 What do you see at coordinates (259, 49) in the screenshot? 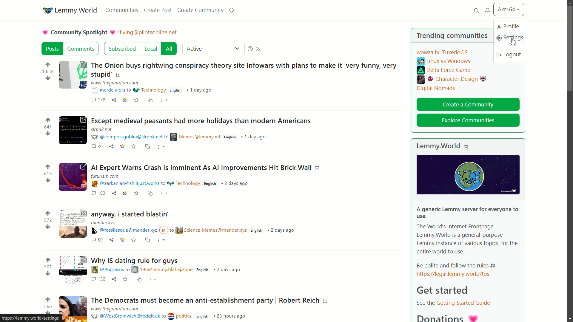
I see `rss` at bounding box center [259, 49].